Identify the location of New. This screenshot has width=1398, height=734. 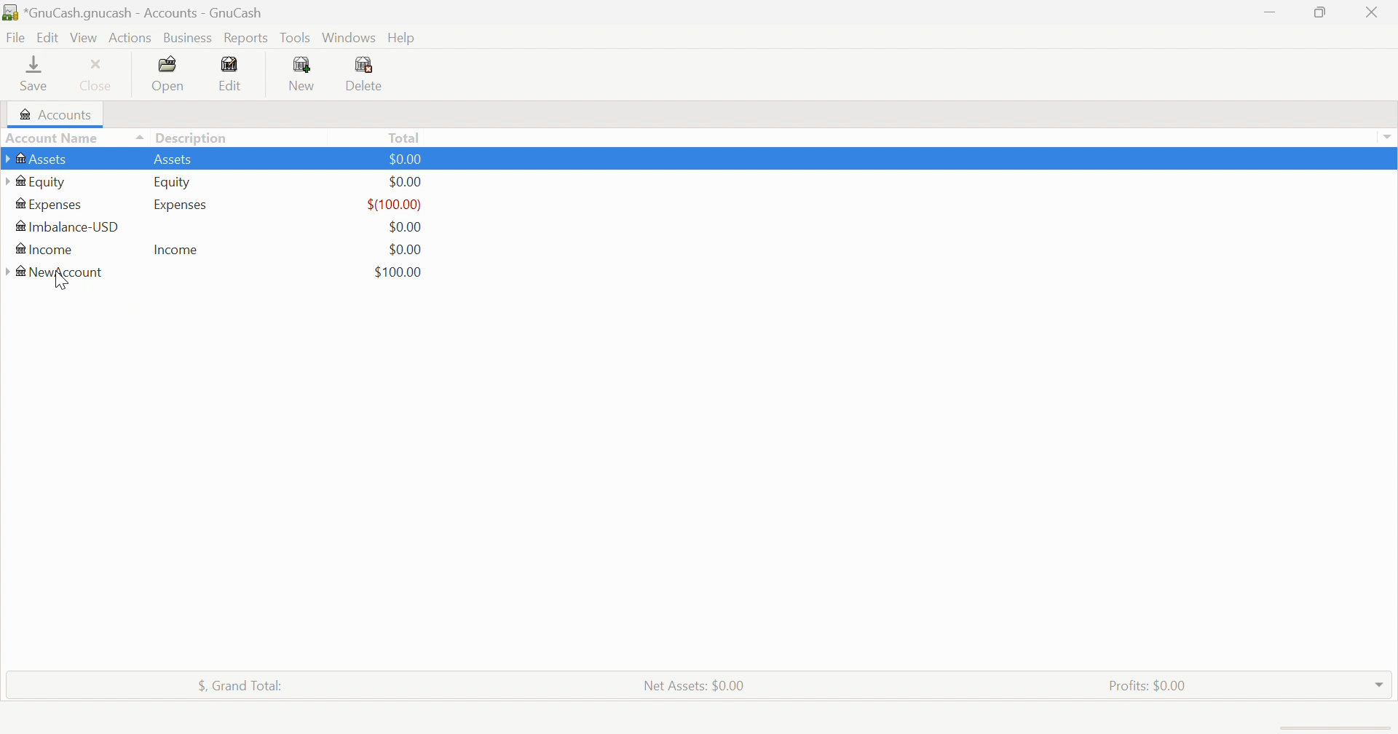
(304, 74).